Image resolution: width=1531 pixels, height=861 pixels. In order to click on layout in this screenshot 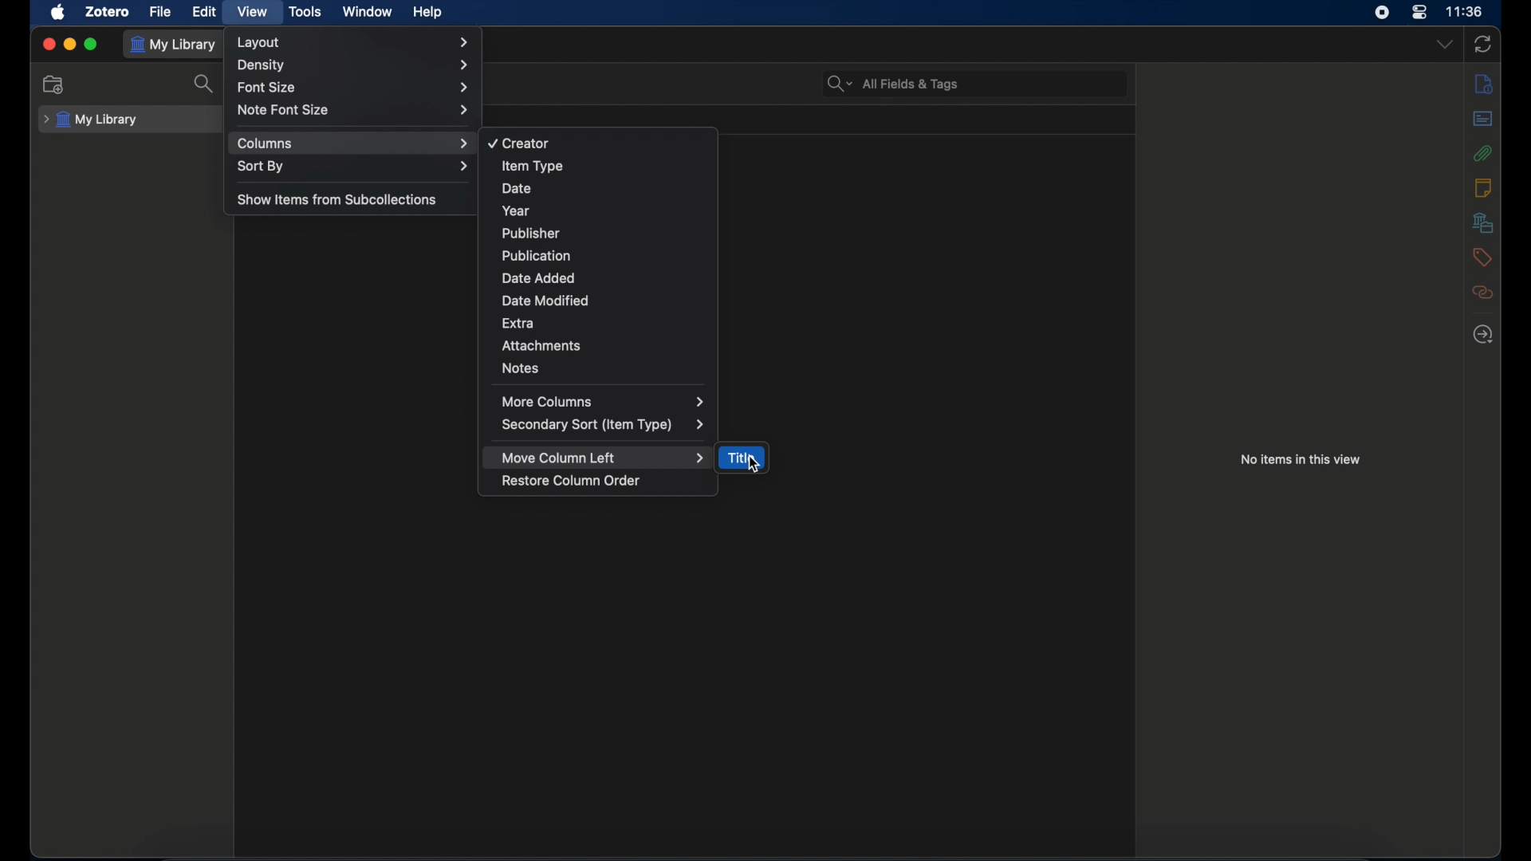, I will do `click(353, 42)`.